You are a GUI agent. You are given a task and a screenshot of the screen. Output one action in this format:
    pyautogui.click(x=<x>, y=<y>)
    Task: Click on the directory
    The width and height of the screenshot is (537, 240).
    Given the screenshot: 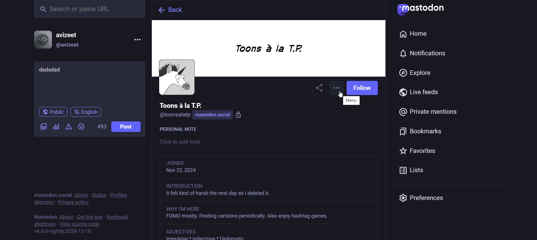 What is the action you would take?
    pyautogui.click(x=42, y=203)
    